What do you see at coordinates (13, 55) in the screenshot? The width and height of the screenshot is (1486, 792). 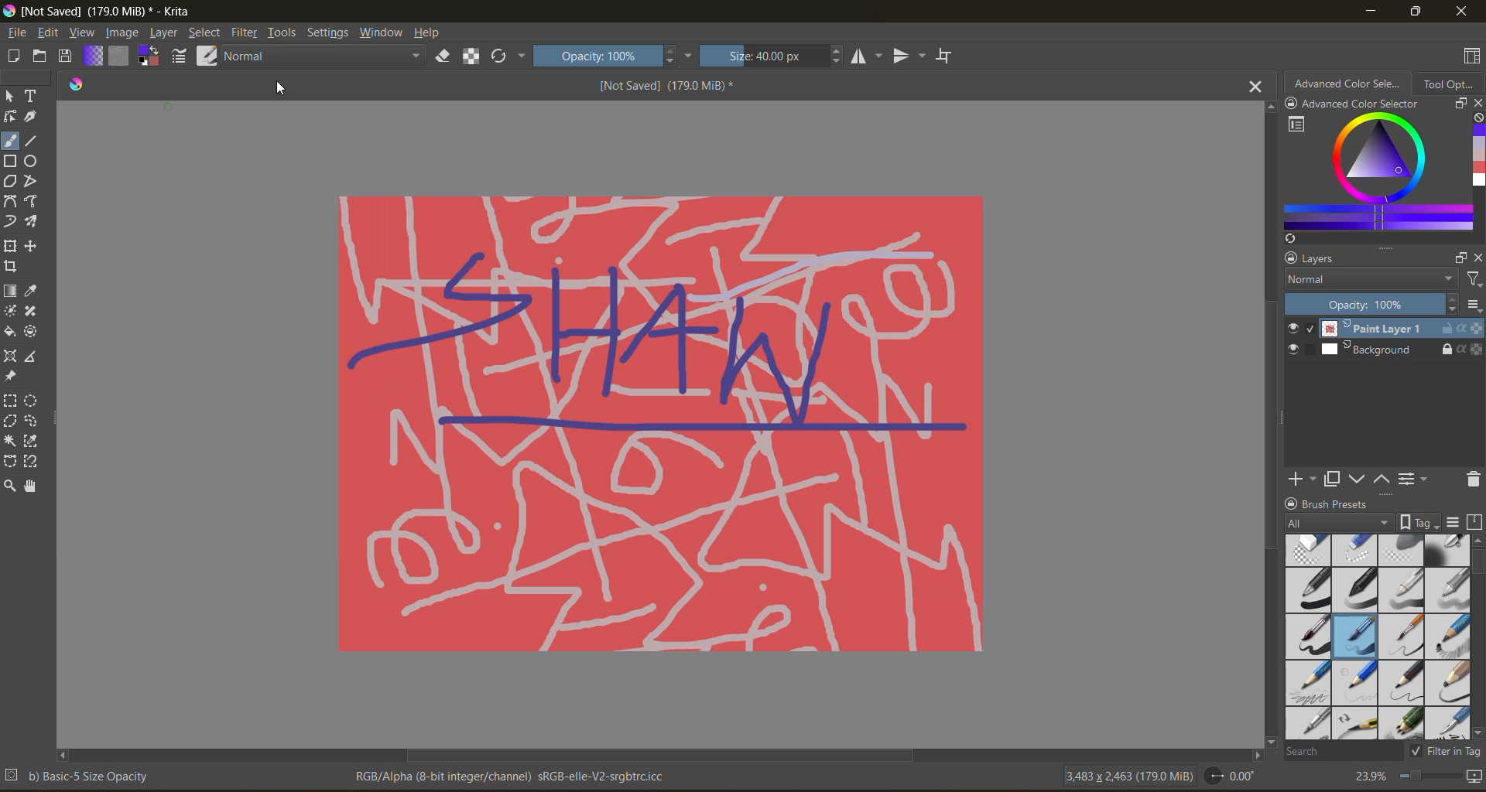 I see `create` at bounding box center [13, 55].